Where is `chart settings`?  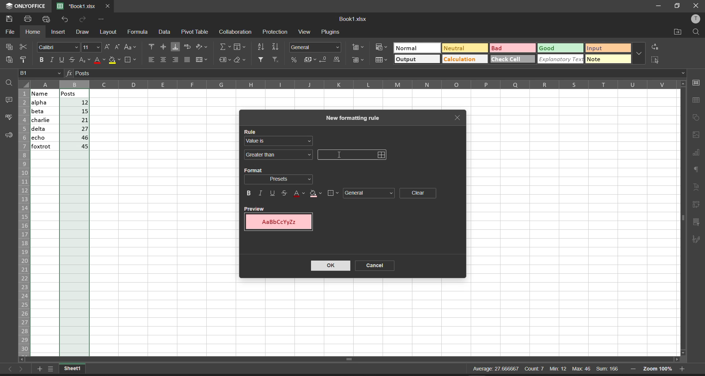 chart settings is located at coordinates (698, 153).